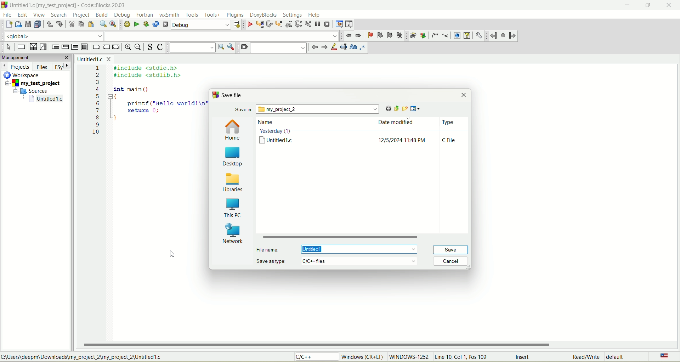  I want to click on select target dialog, so click(236, 25).